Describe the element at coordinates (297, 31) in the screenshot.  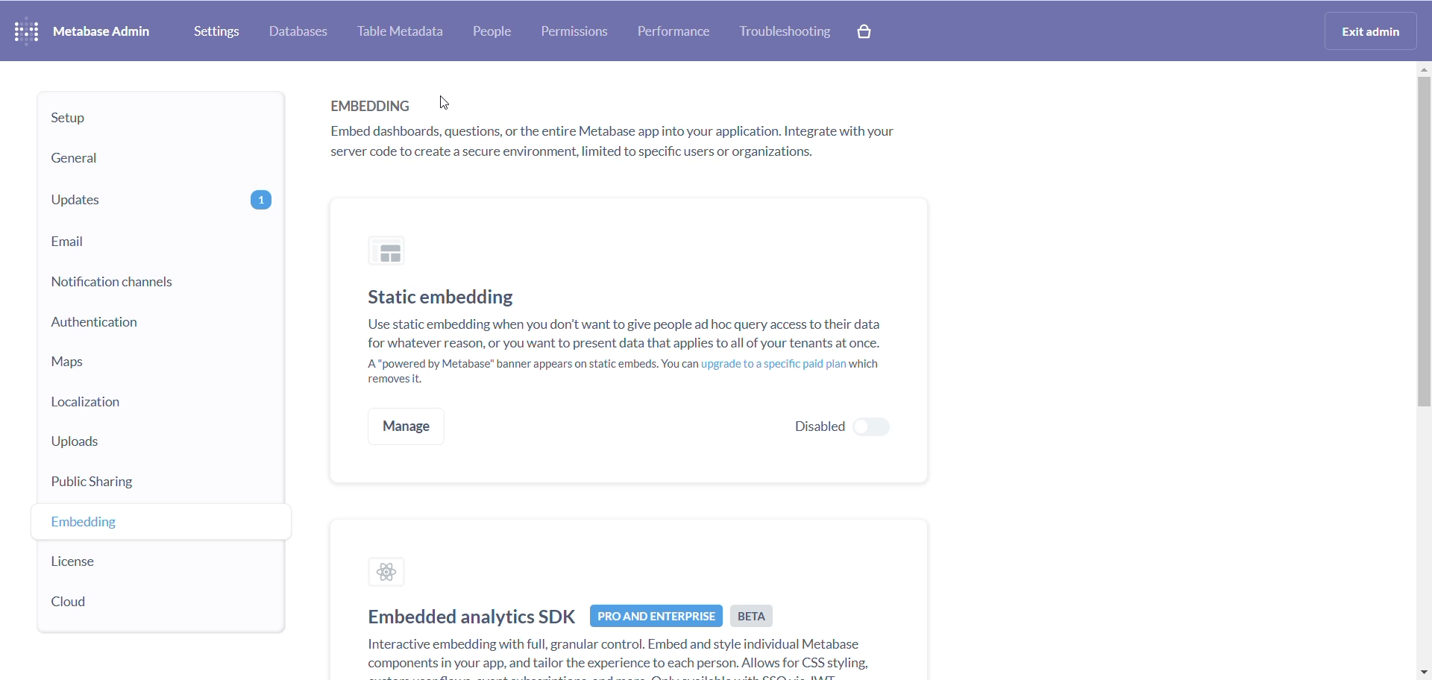
I see `databases` at that location.